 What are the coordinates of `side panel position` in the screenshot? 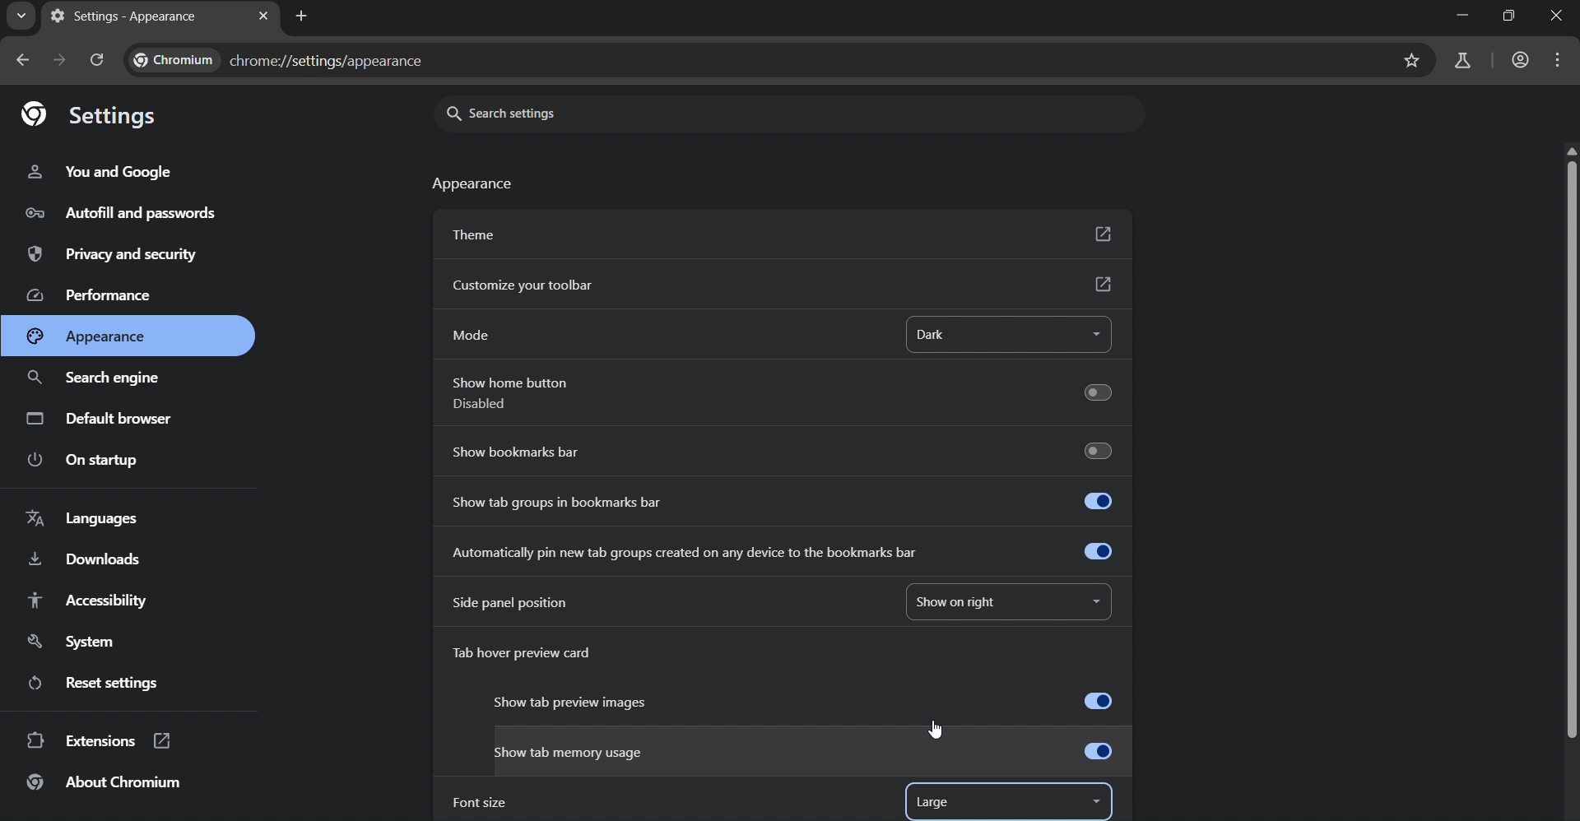 It's located at (510, 602).